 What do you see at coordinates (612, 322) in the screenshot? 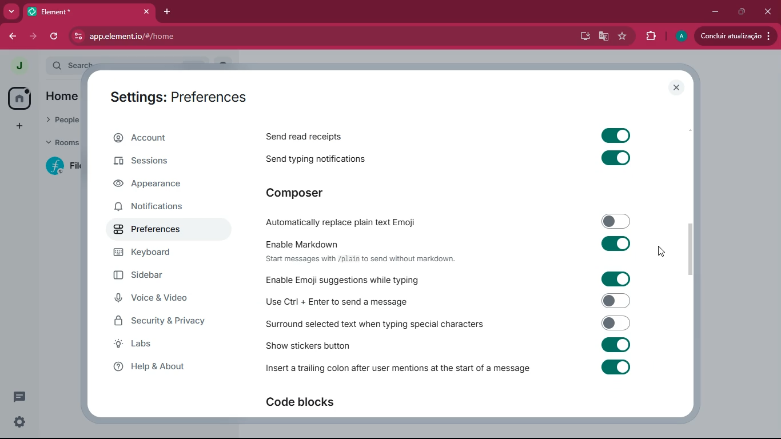
I see `toggle on or off` at bounding box center [612, 322].